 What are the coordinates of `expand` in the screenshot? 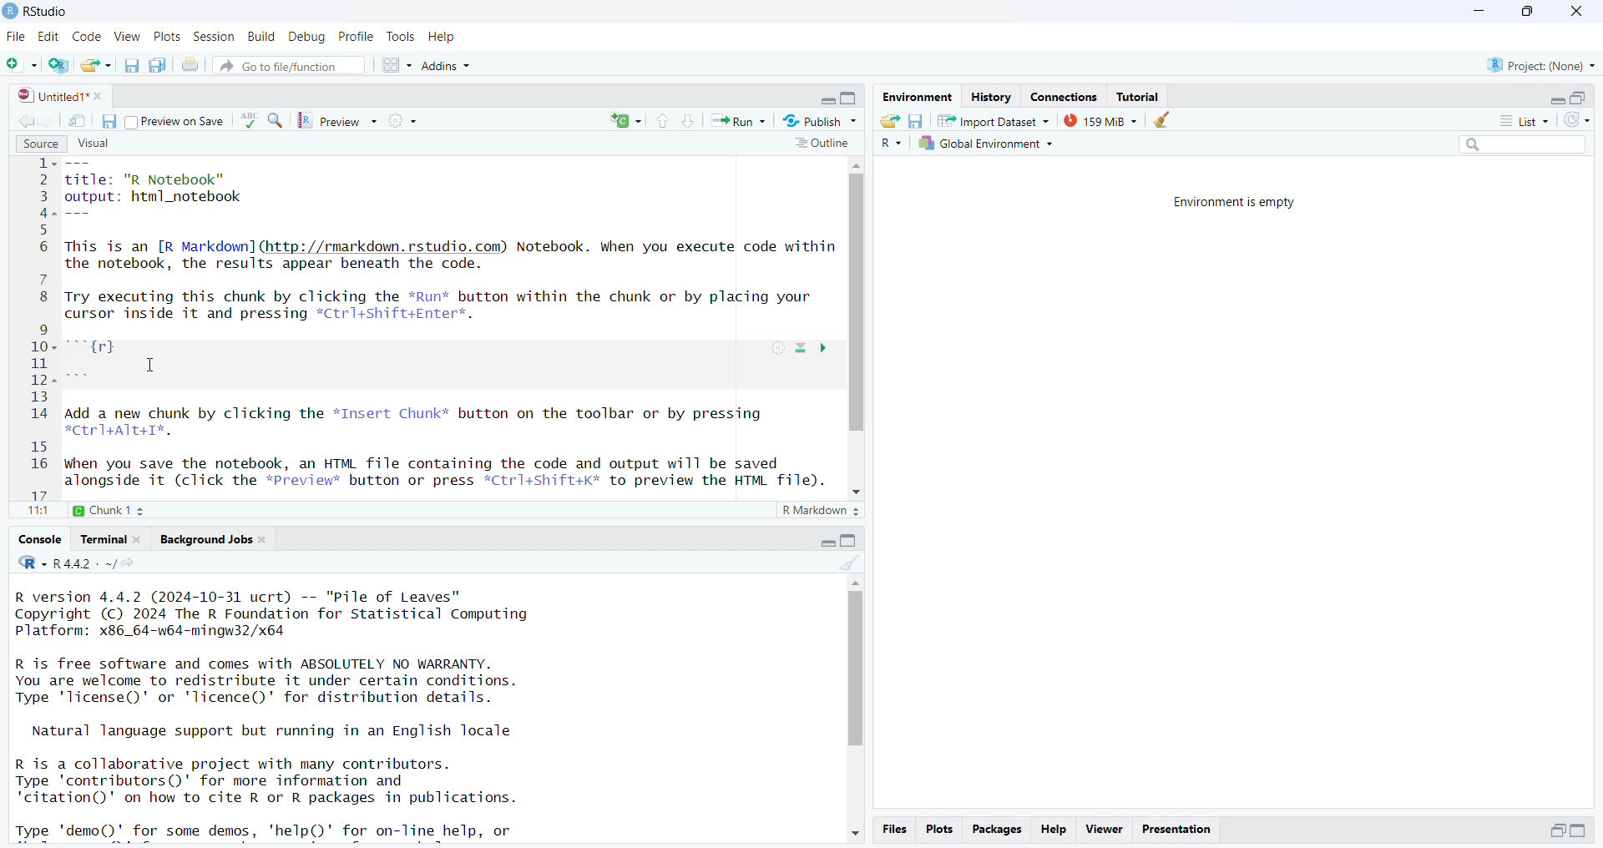 It's located at (1557, 100).